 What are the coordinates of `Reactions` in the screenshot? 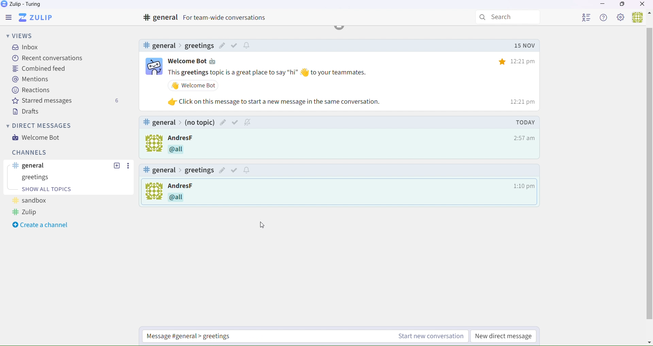 It's located at (32, 91).